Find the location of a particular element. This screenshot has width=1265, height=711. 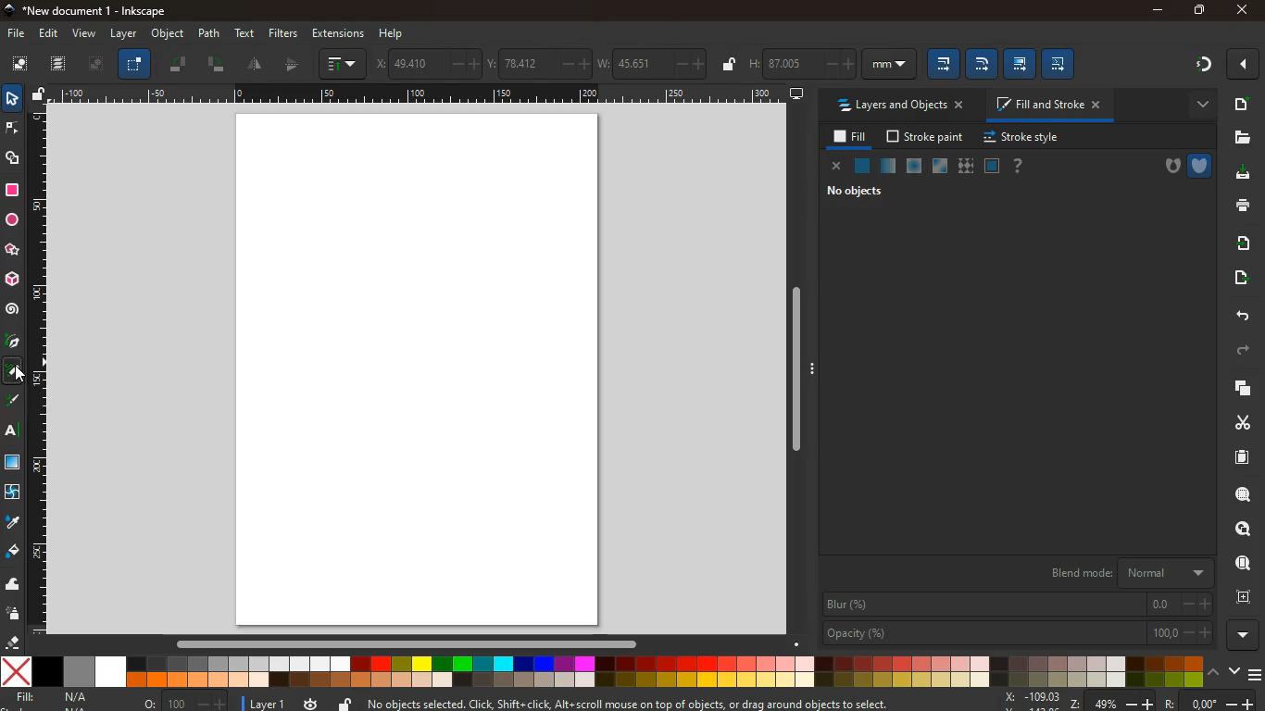

filters is located at coordinates (283, 33).